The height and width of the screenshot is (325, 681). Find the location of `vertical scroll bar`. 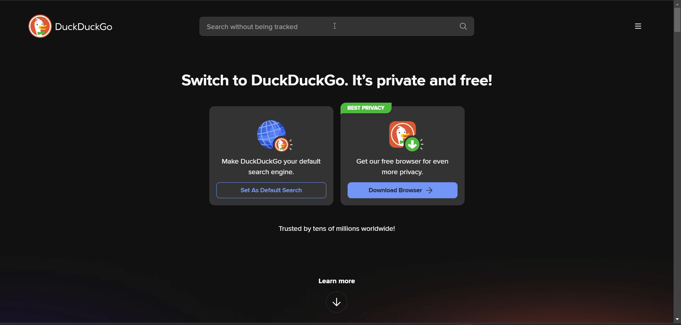

vertical scroll bar is located at coordinates (676, 21).